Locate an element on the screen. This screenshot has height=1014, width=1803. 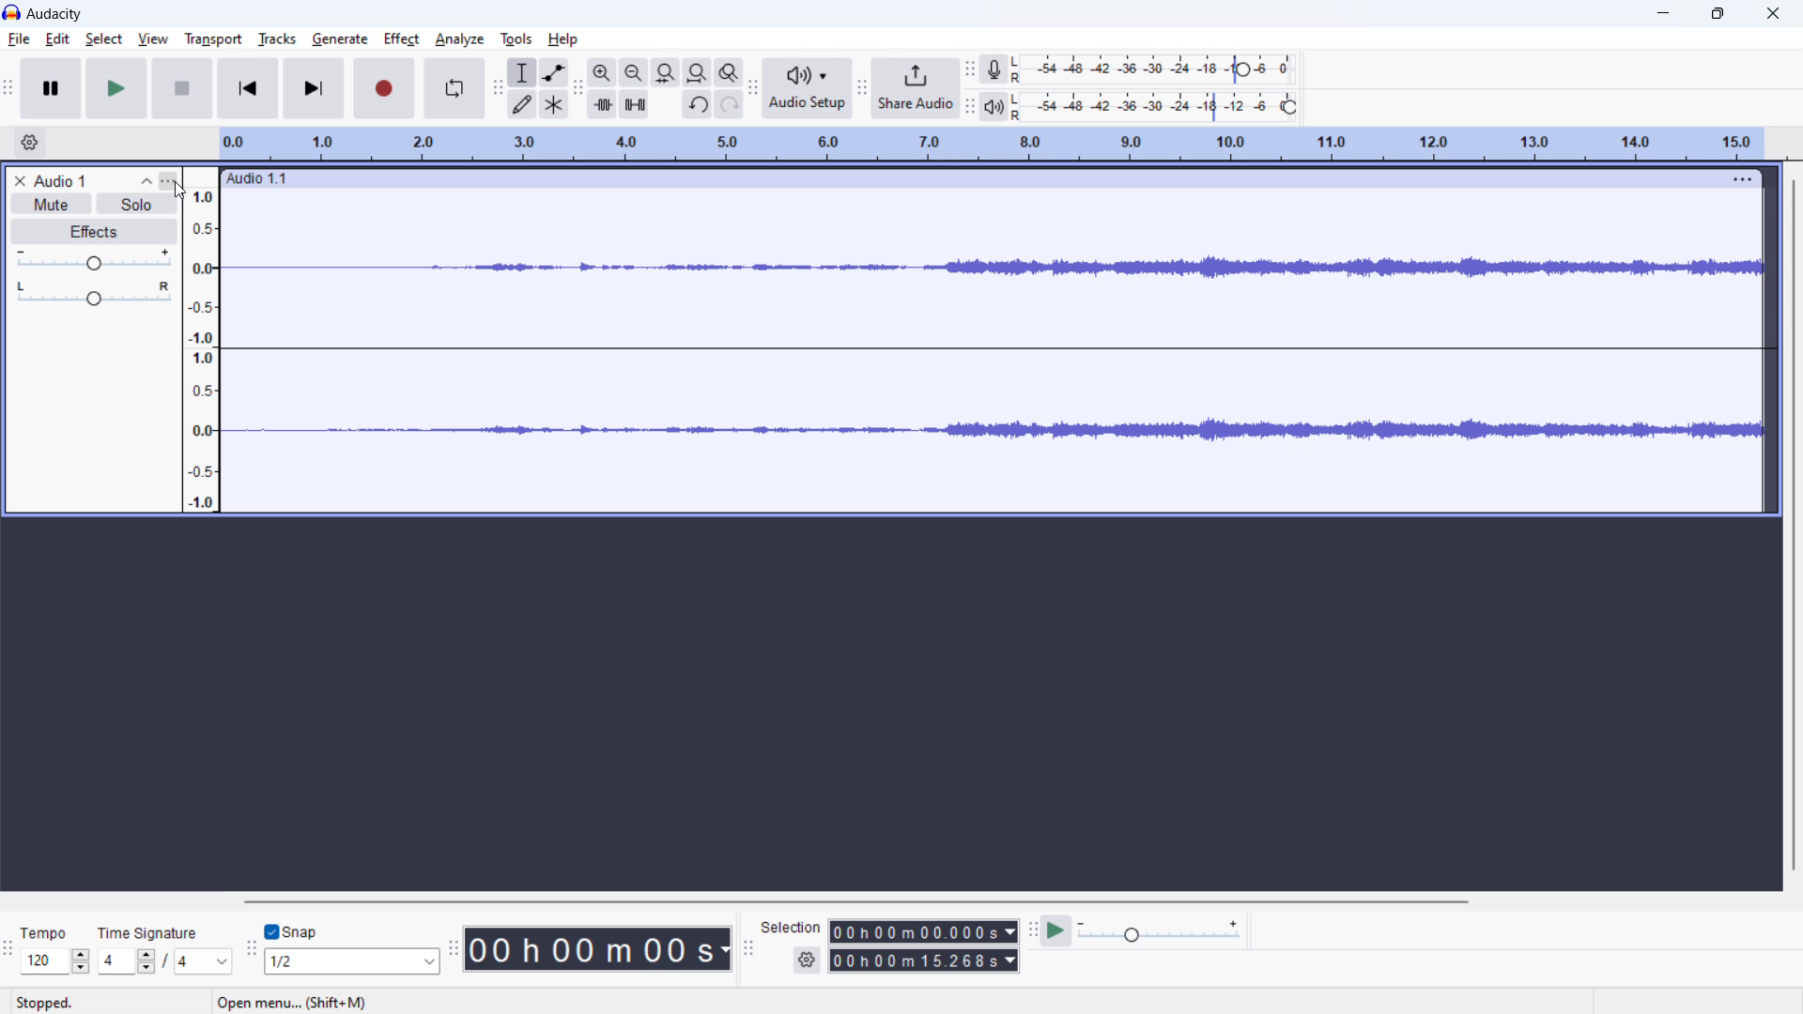
view menu is located at coordinates (169, 181).